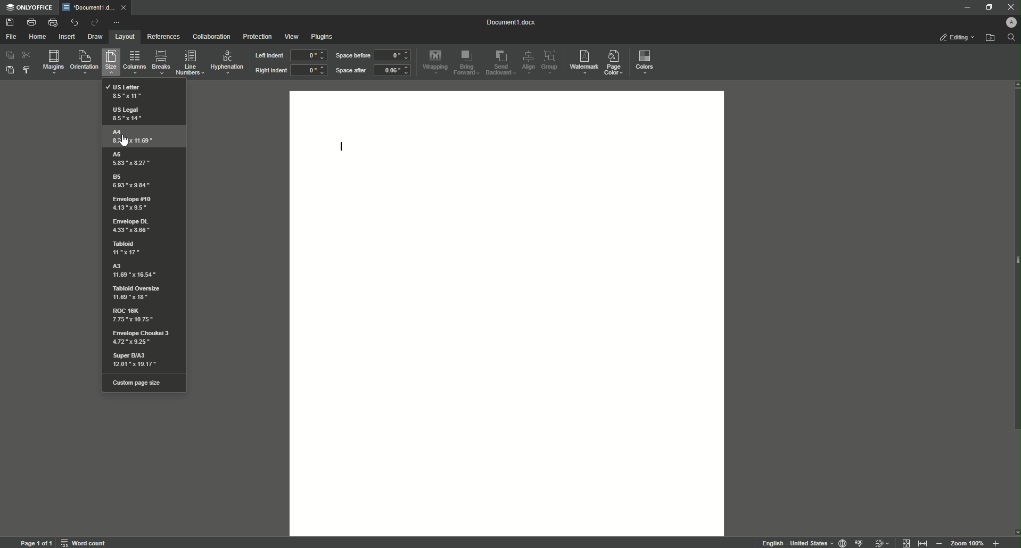 The image size is (1021, 548). I want to click on Down, so click(1015, 530).